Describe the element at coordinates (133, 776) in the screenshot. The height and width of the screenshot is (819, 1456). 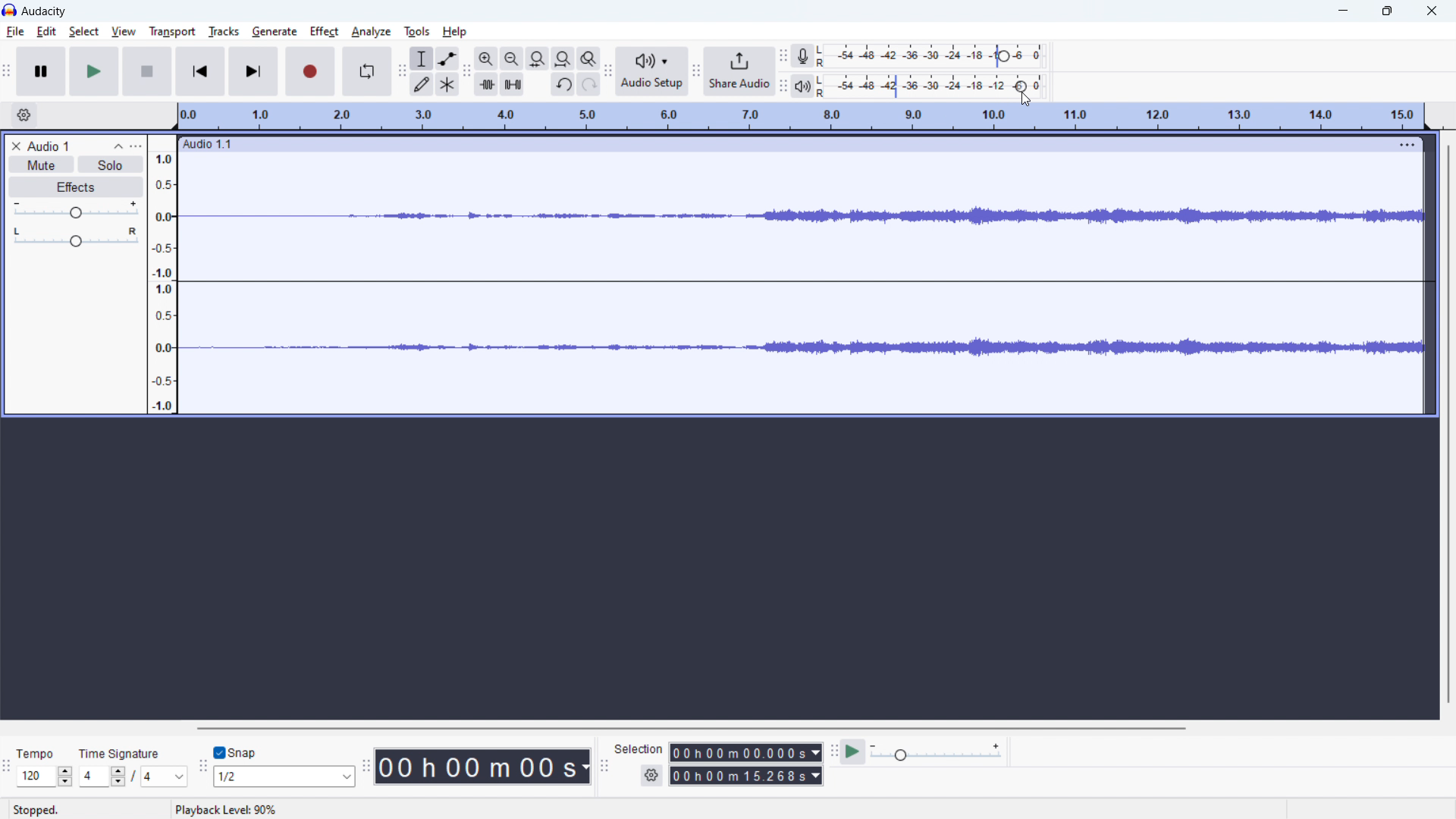
I see `time signature` at that location.